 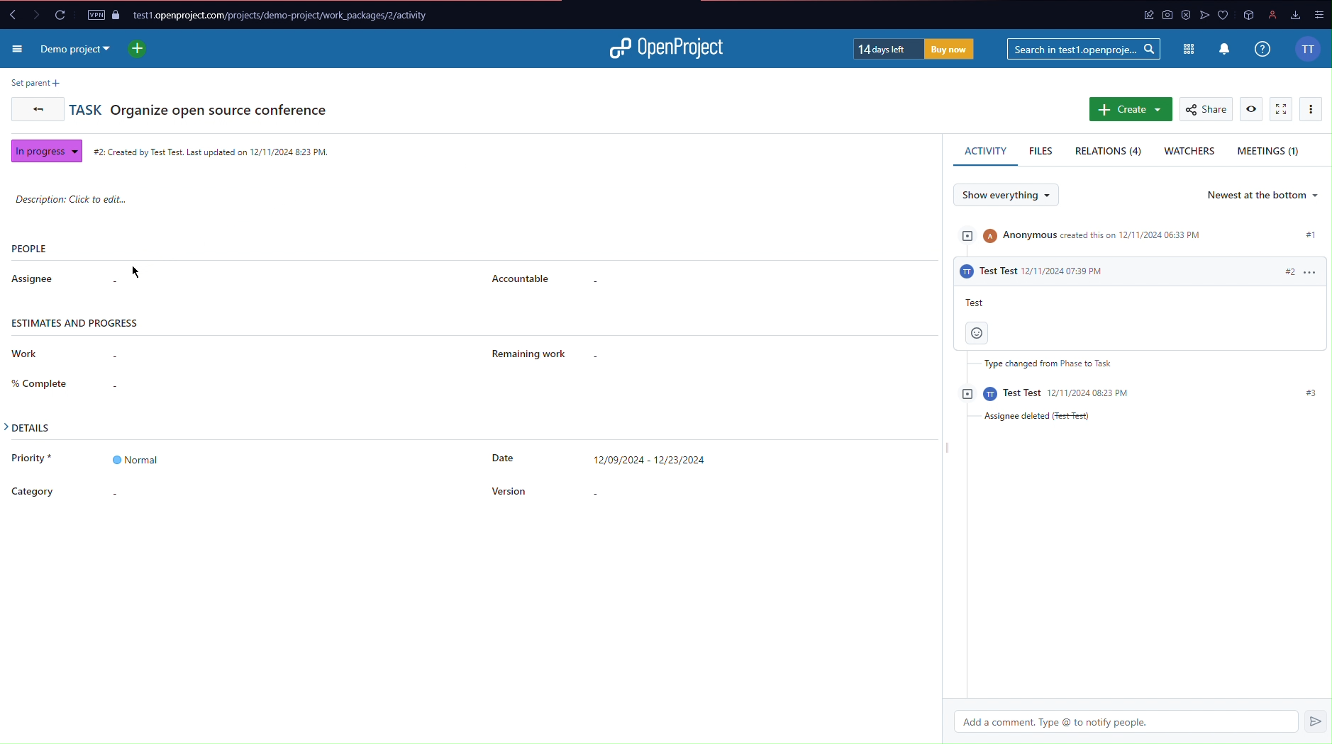 What do you see at coordinates (30, 248) in the screenshot?
I see `People` at bounding box center [30, 248].